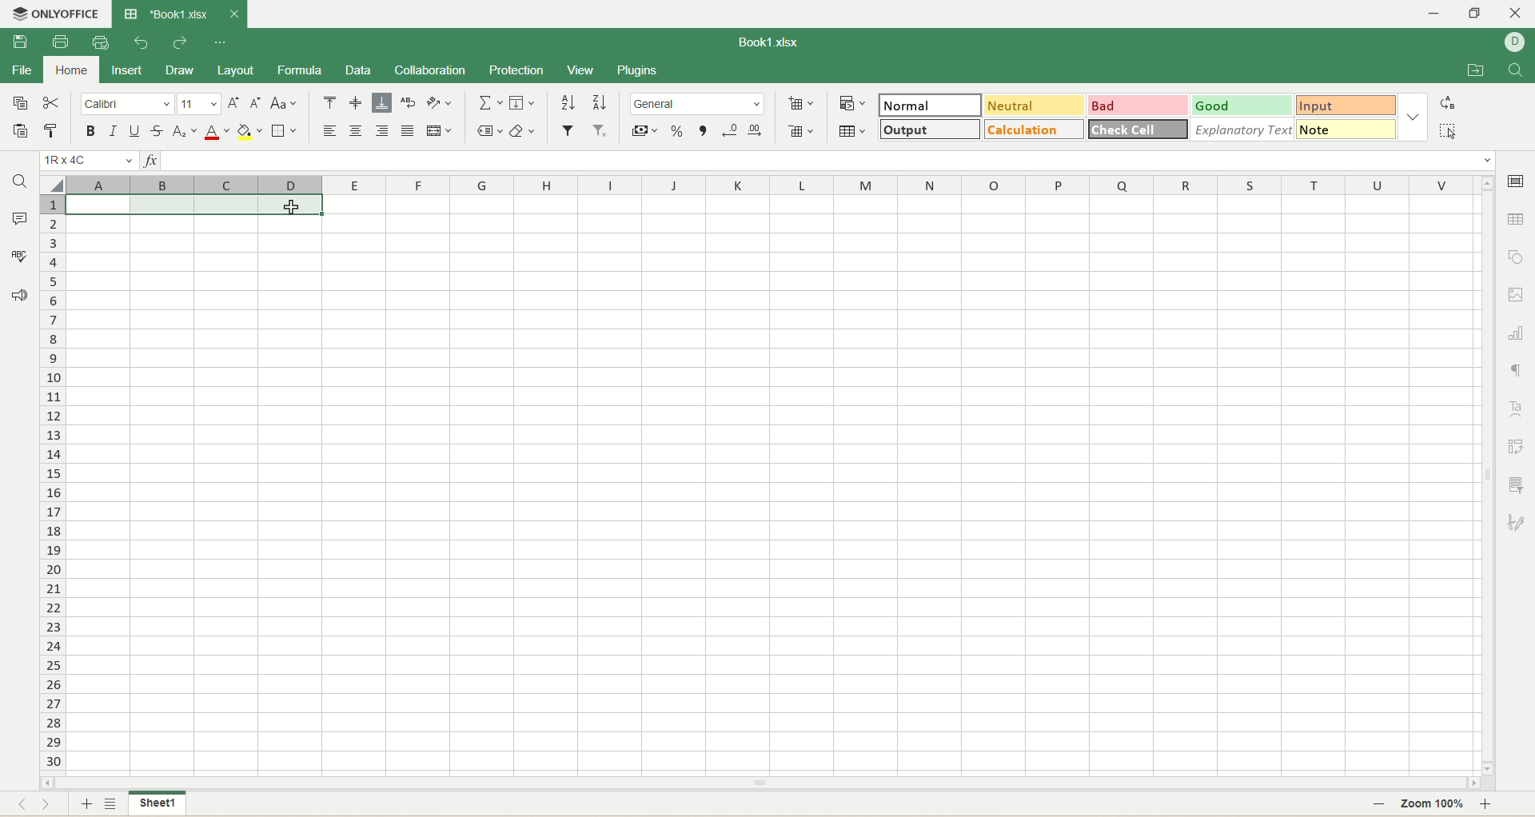 This screenshot has width=1535, height=817. Describe the element at coordinates (126, 70) in the screenshot. I see `insert` at that location.